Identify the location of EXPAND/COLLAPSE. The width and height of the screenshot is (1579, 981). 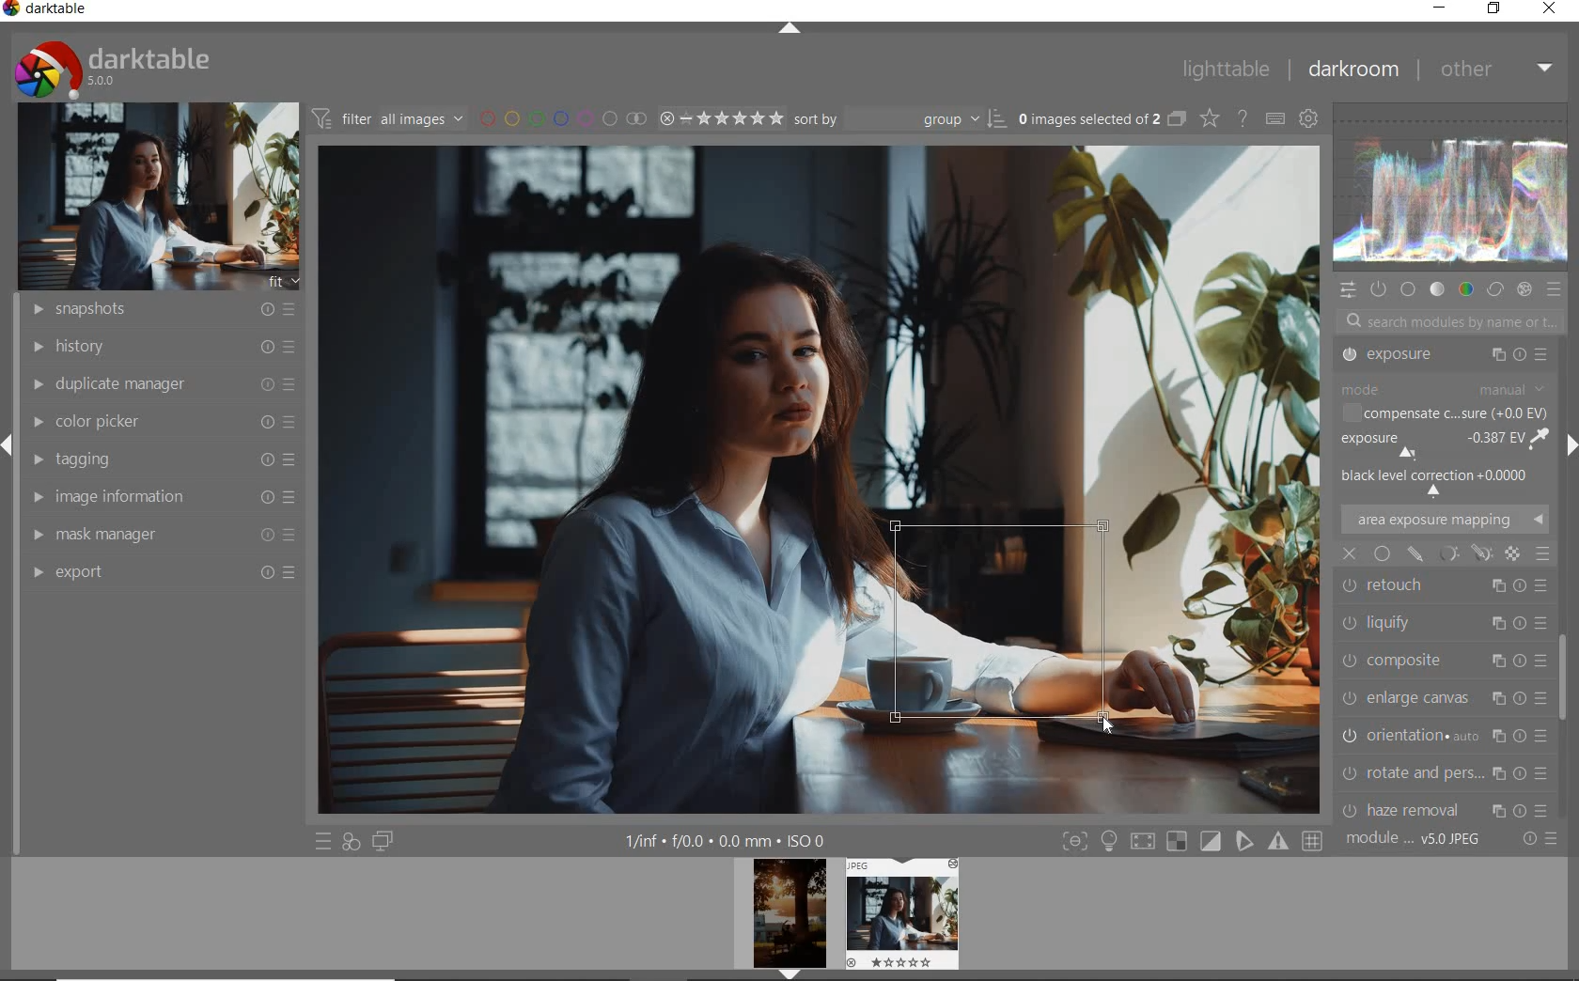
(1570, 445).